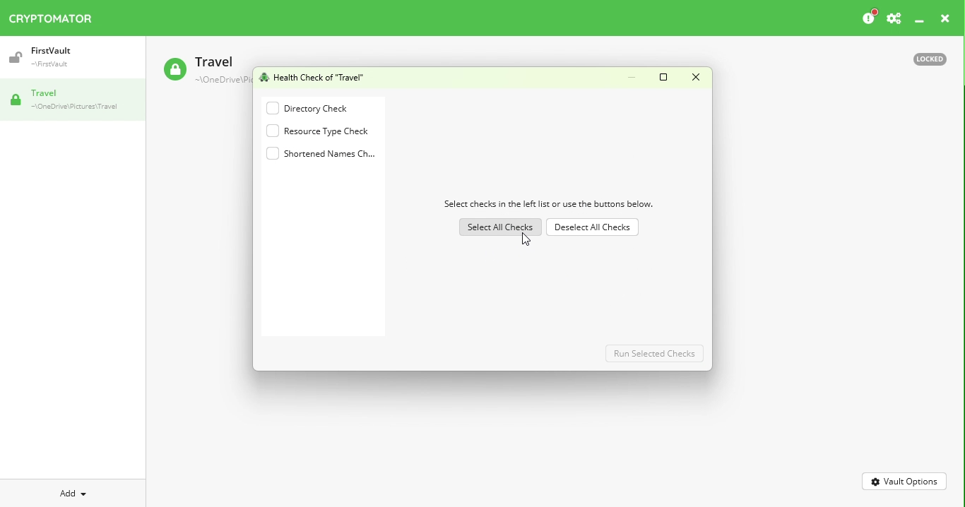 Image resolution: width=965 pixels, height=507 pixels. Describe the element at coordinates (926, 60) in the screenshot. I see `Locked` at that location.